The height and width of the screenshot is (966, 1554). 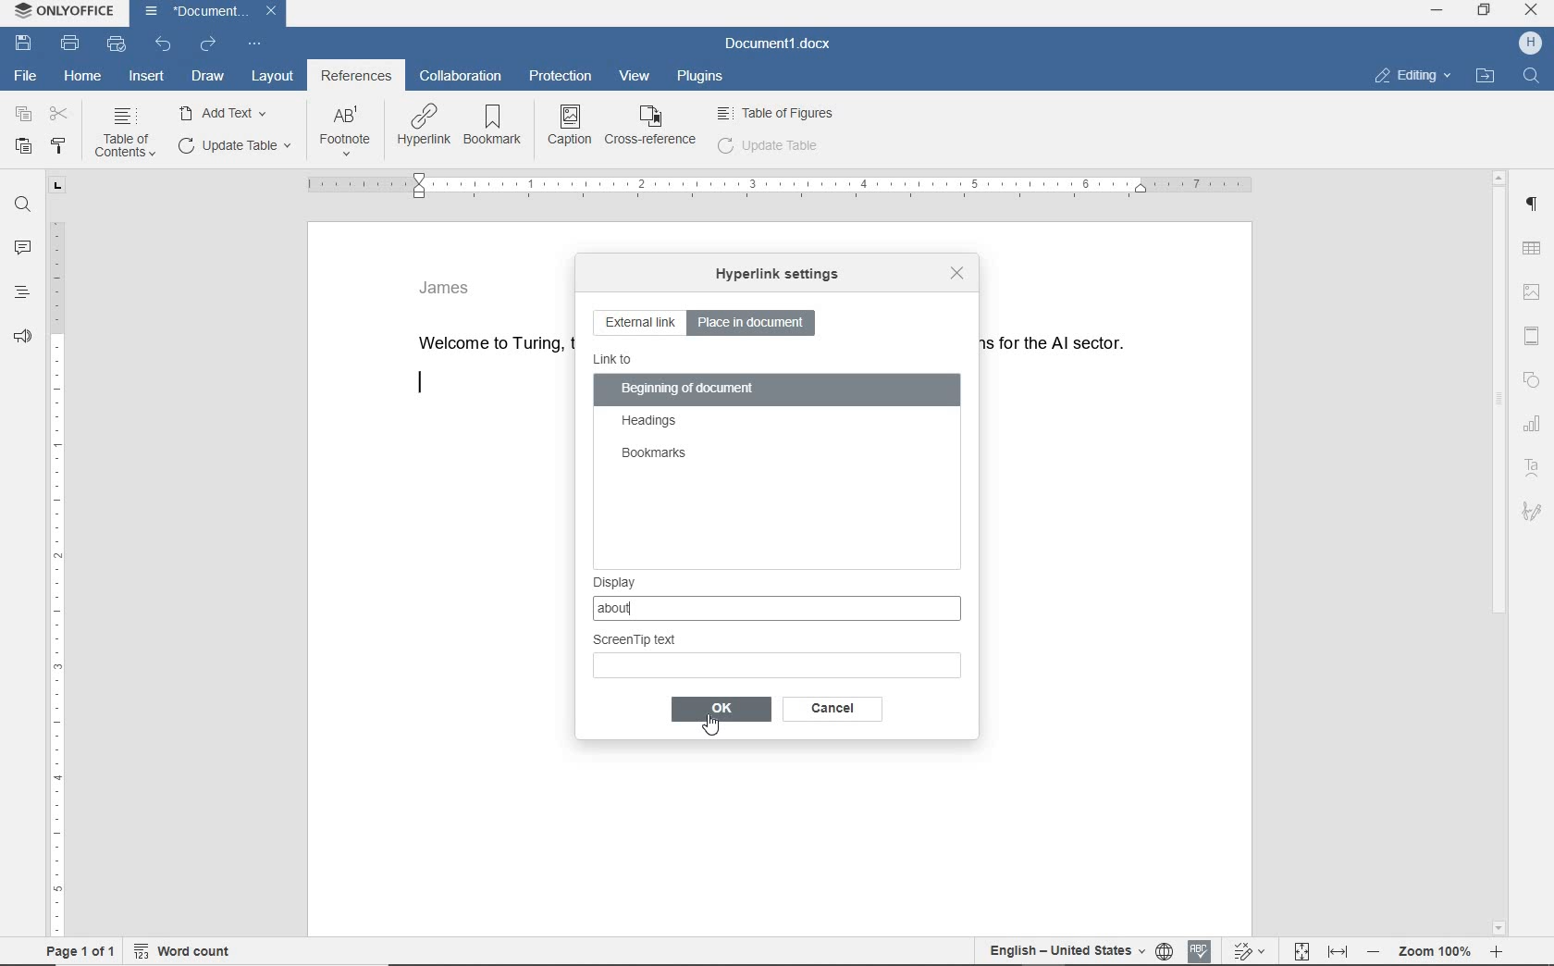 What do you see at coordinates (164, 45) in the screenshot?
I see `undo` at bounding box center [164, 45].